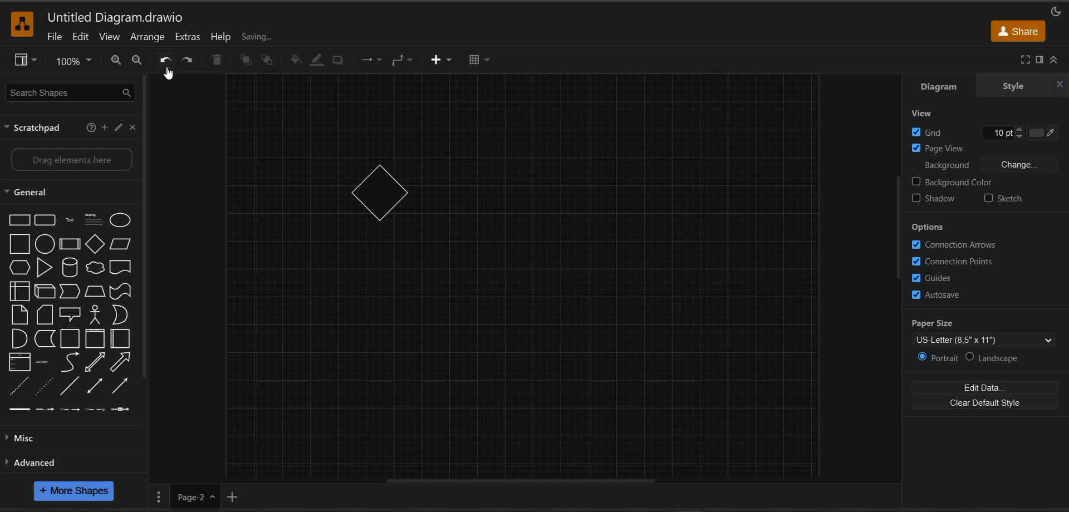  I want to click on Connector with Icon Symbol, so click(121, 409).